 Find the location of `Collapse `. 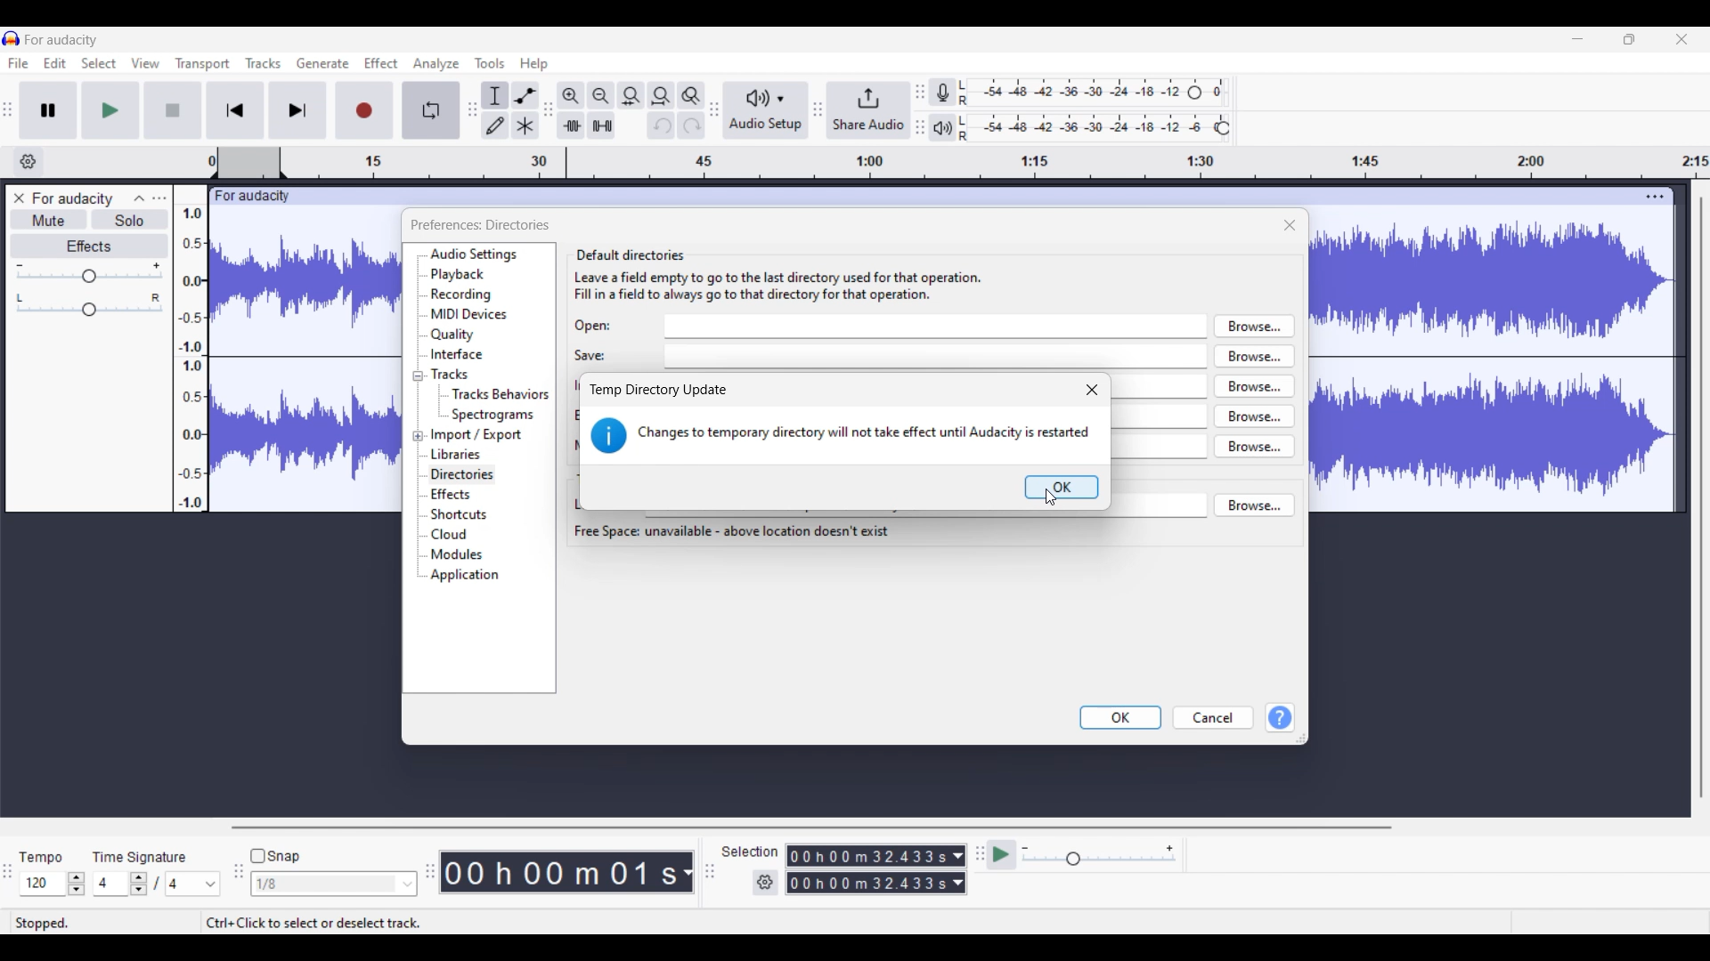

Collapse  is located at coordinates (139, 199).